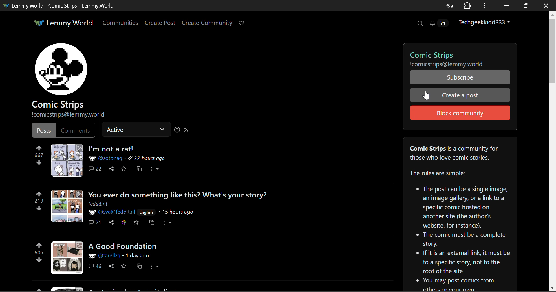 This screenshot has height=292, width=556. I want to click on Community PFP, so click(61, 68).